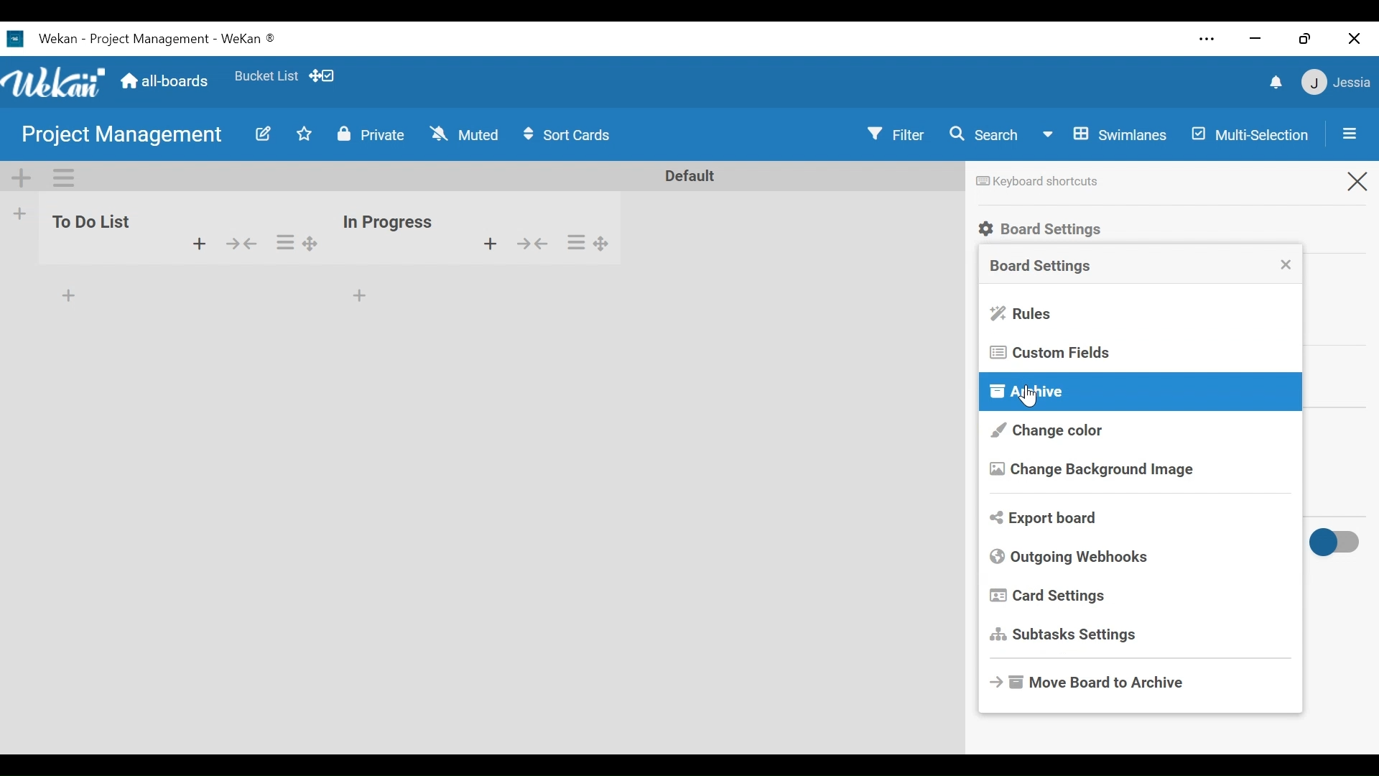 This screenshot has width=1379, height=776. What do you see at coordinates (686, 175) in the screenshot?
I see `Default` at bounding box center [686, 175].